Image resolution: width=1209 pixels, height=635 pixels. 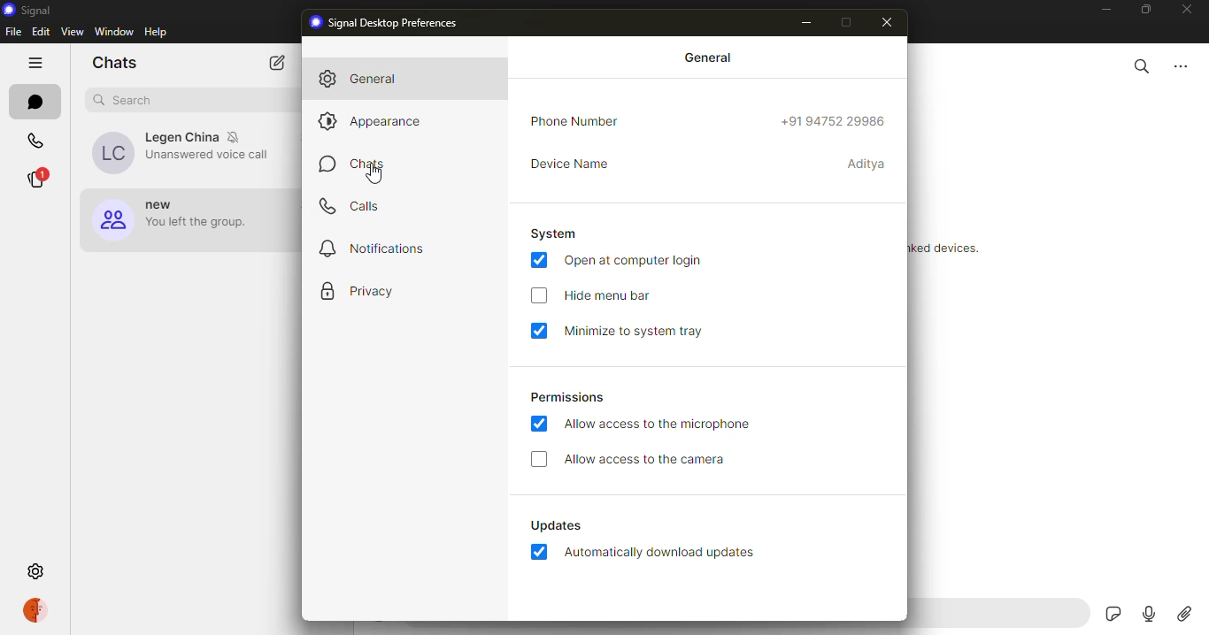 What do you see at coordinates (1113, 615) in the screenshot?
I see `sticker` at bounding box center [1113, 615].